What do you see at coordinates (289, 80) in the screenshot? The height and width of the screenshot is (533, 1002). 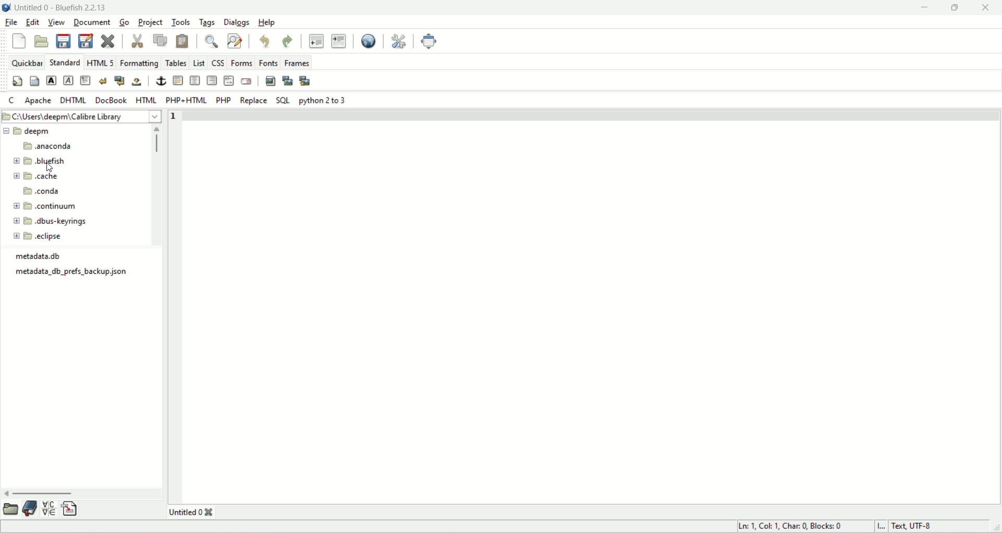 I see `insert thumbnail` at bounding box center [289, 80].